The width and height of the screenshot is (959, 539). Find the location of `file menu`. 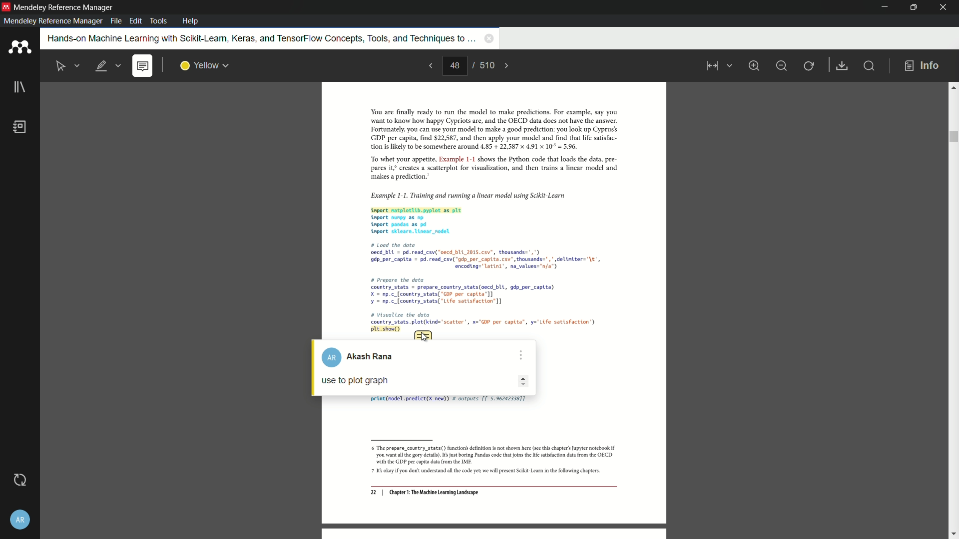

file menu is located at coordinates (116, 21).